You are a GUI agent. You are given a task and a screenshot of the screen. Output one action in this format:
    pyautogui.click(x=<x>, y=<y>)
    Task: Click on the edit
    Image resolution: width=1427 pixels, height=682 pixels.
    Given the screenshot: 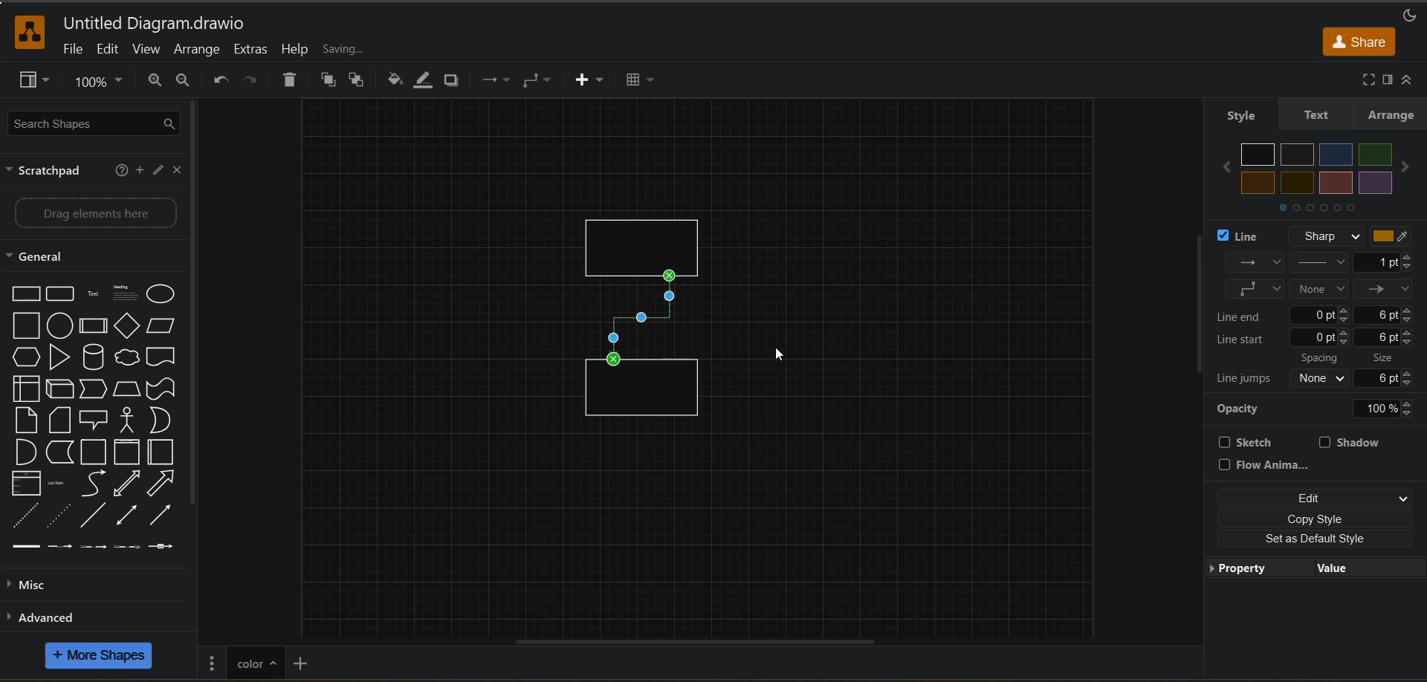 What is the action you would take?
    pyautogui.click(x=109, y=49)
    